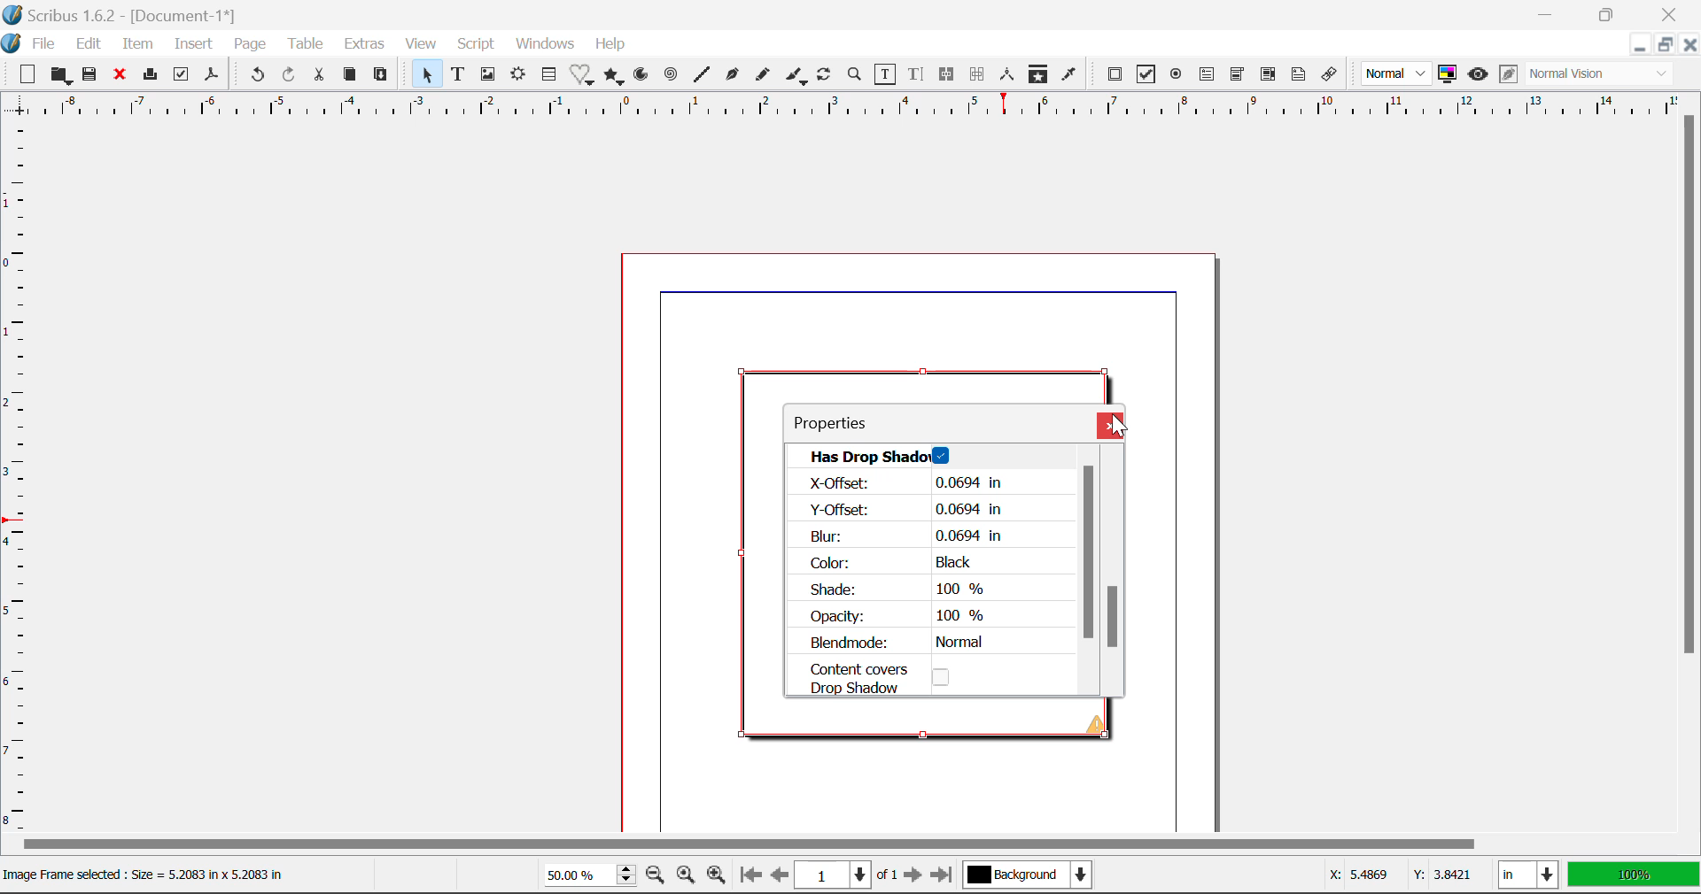 The width and height of the screenshot is (1701, 894). I want to click on Minimize, so click(1609, 12).